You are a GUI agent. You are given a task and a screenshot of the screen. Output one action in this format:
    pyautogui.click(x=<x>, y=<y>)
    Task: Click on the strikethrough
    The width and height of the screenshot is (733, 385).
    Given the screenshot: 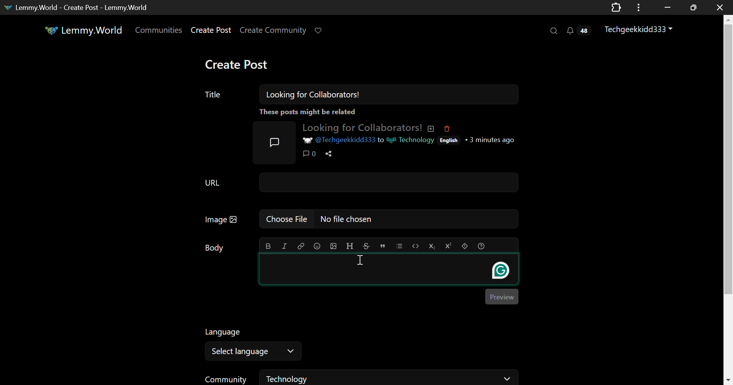 What is the action you would take?
    pyautogui.click(x=365, y=246)
    